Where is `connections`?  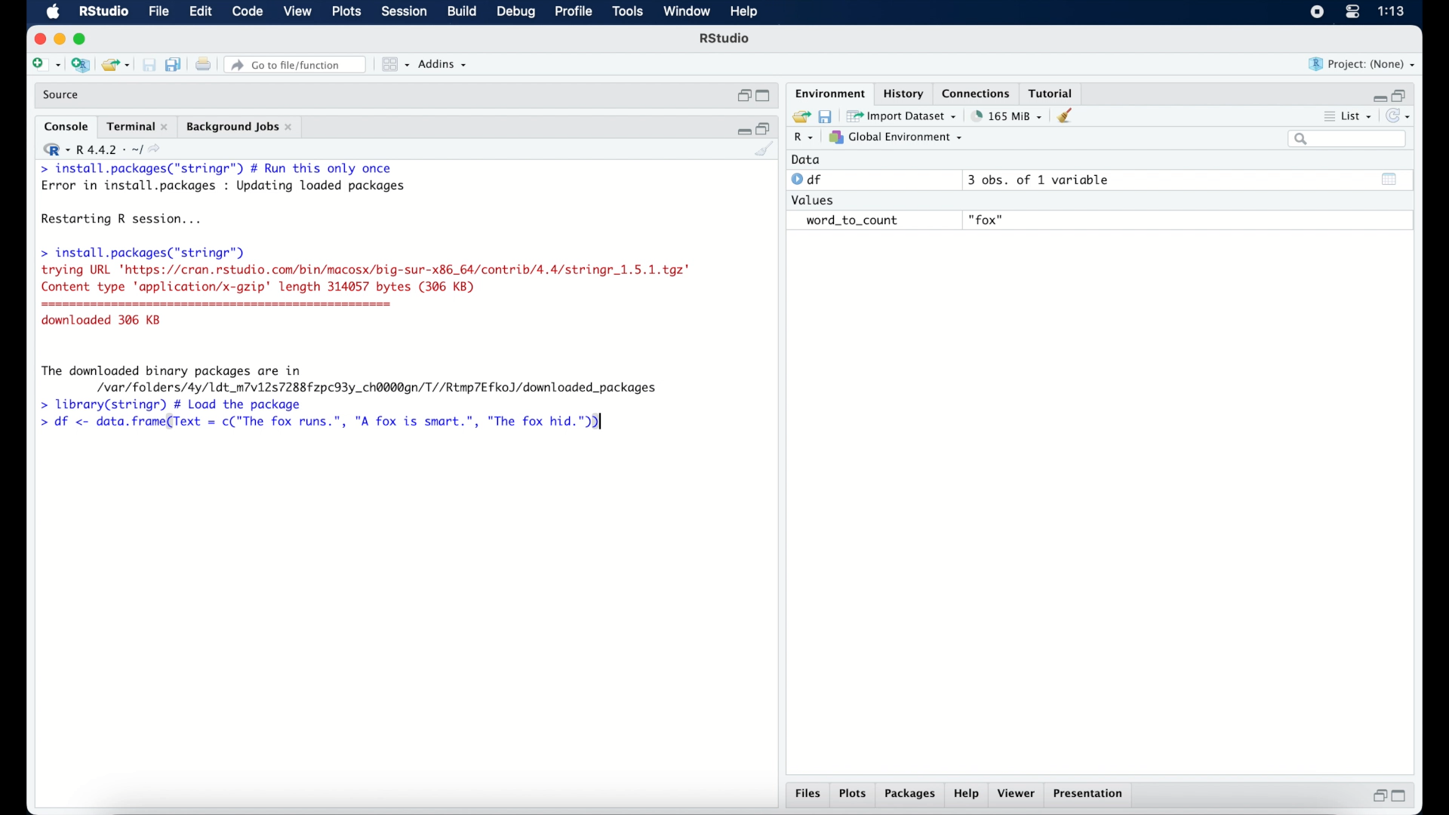 connections is located at coordinates (978, 92).